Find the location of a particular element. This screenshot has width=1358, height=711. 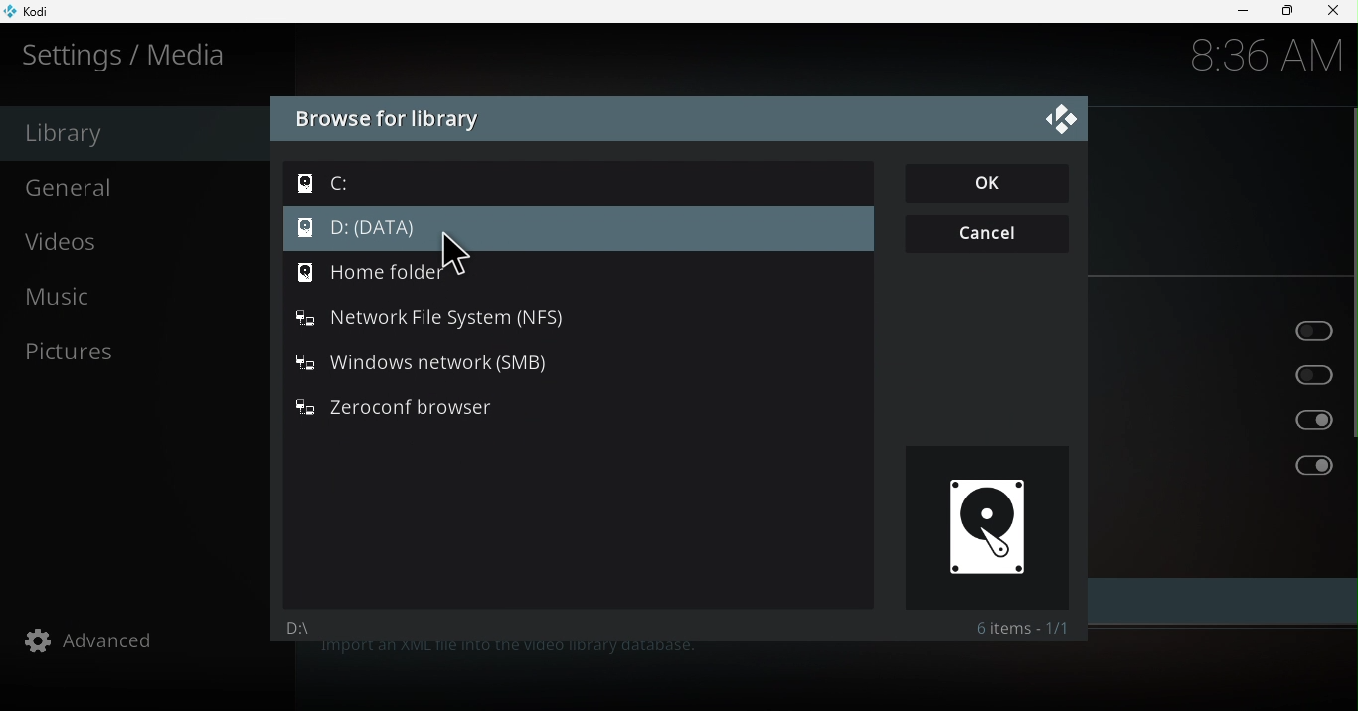

Hide progress of library updates is located at coordinates (1226, 373).